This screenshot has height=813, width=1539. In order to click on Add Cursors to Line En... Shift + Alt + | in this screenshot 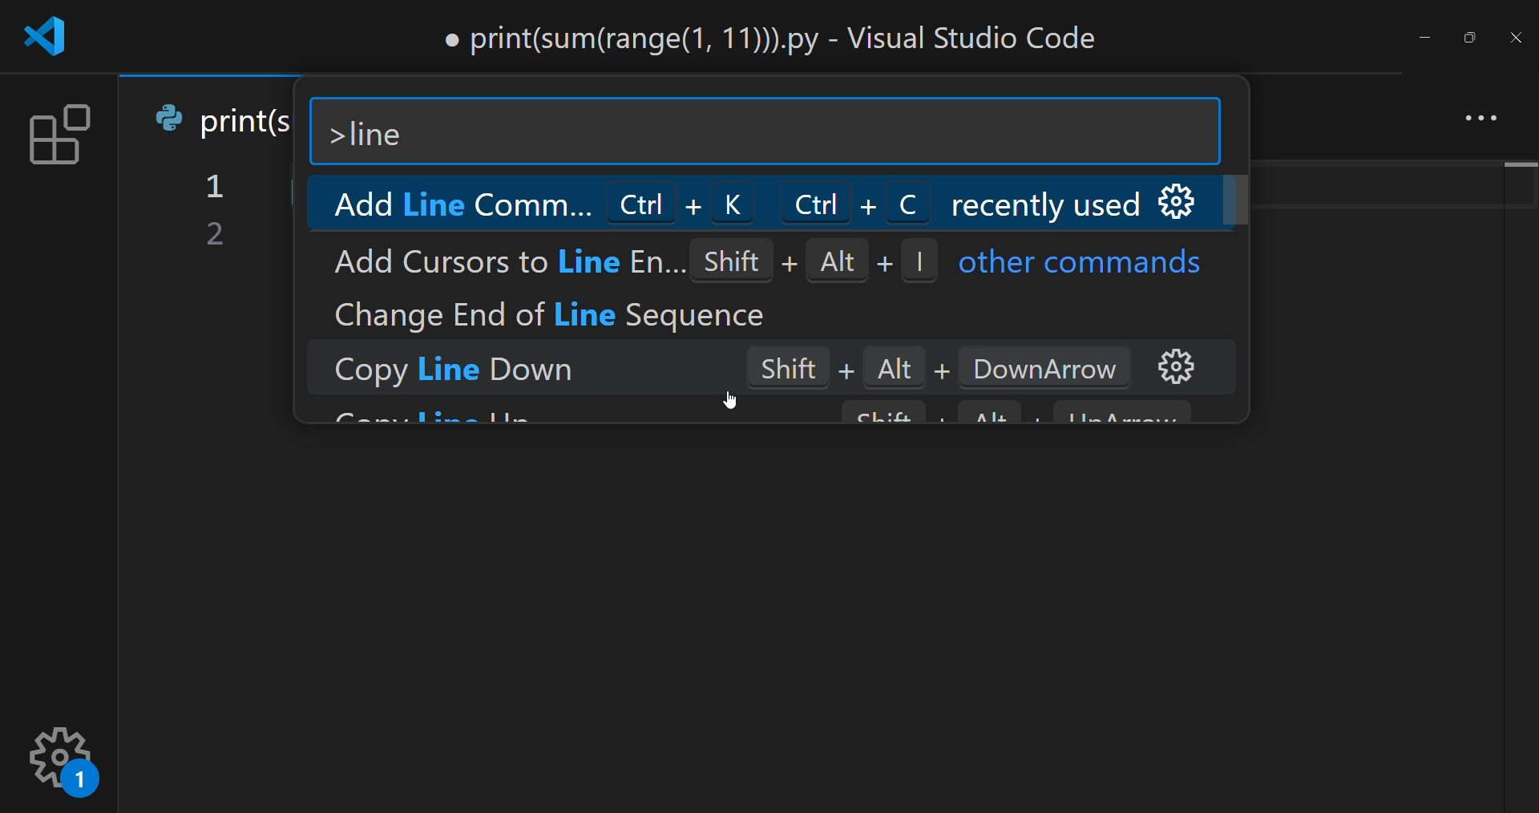, I will do `click(626, 258)`.